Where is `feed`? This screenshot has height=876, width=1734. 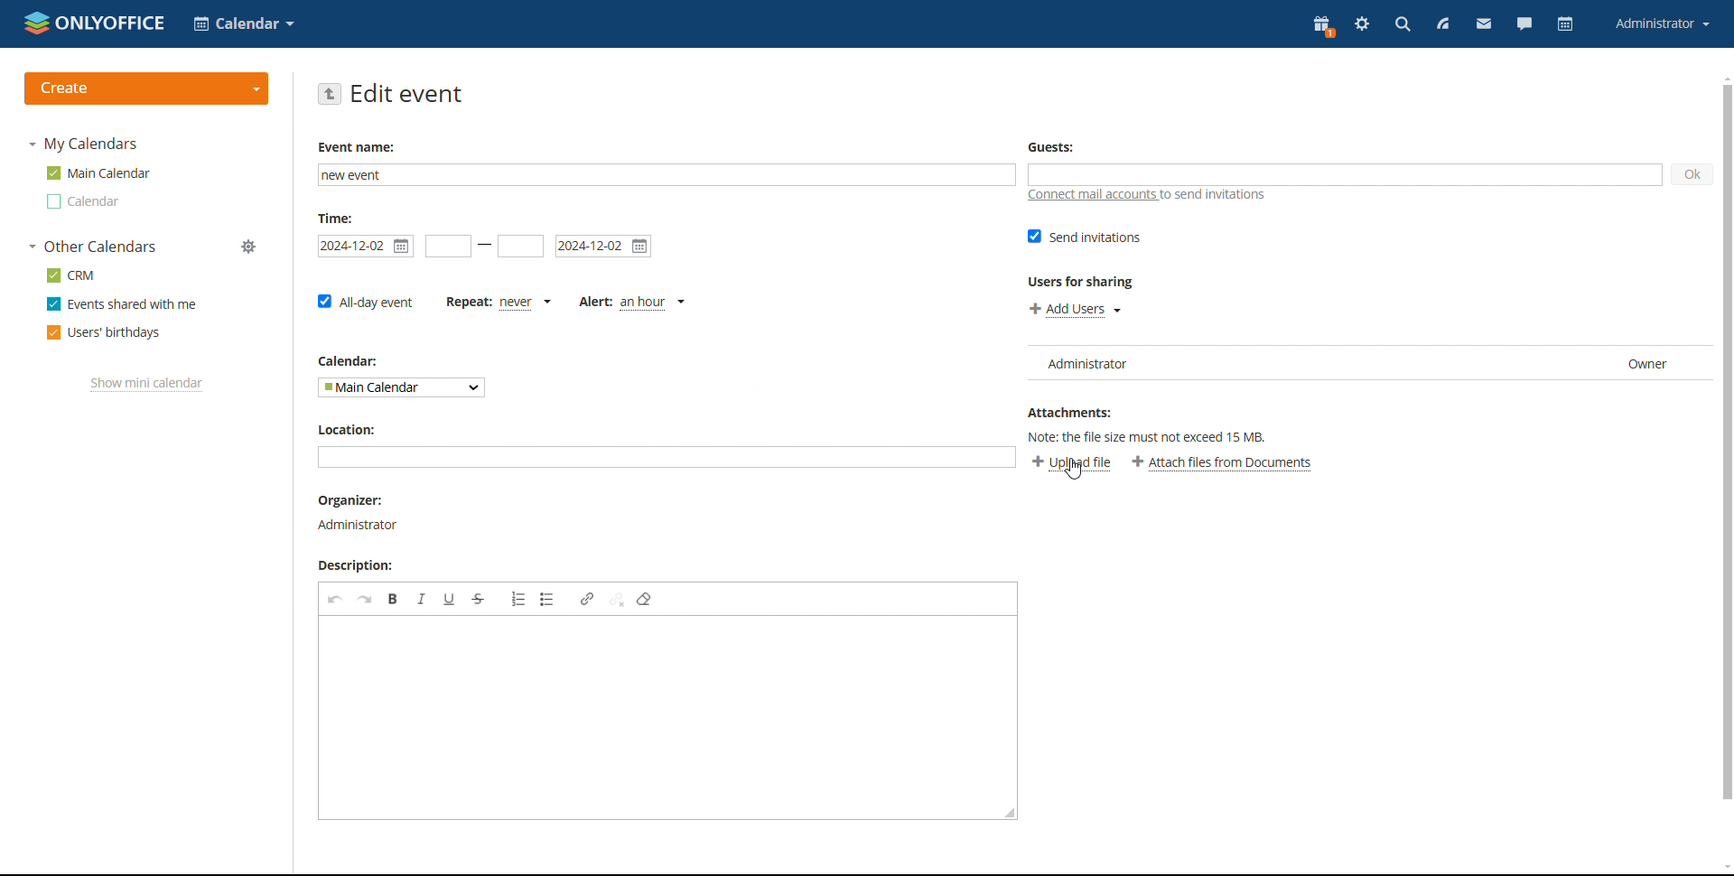
feed is located at coordinates (1443, 25).